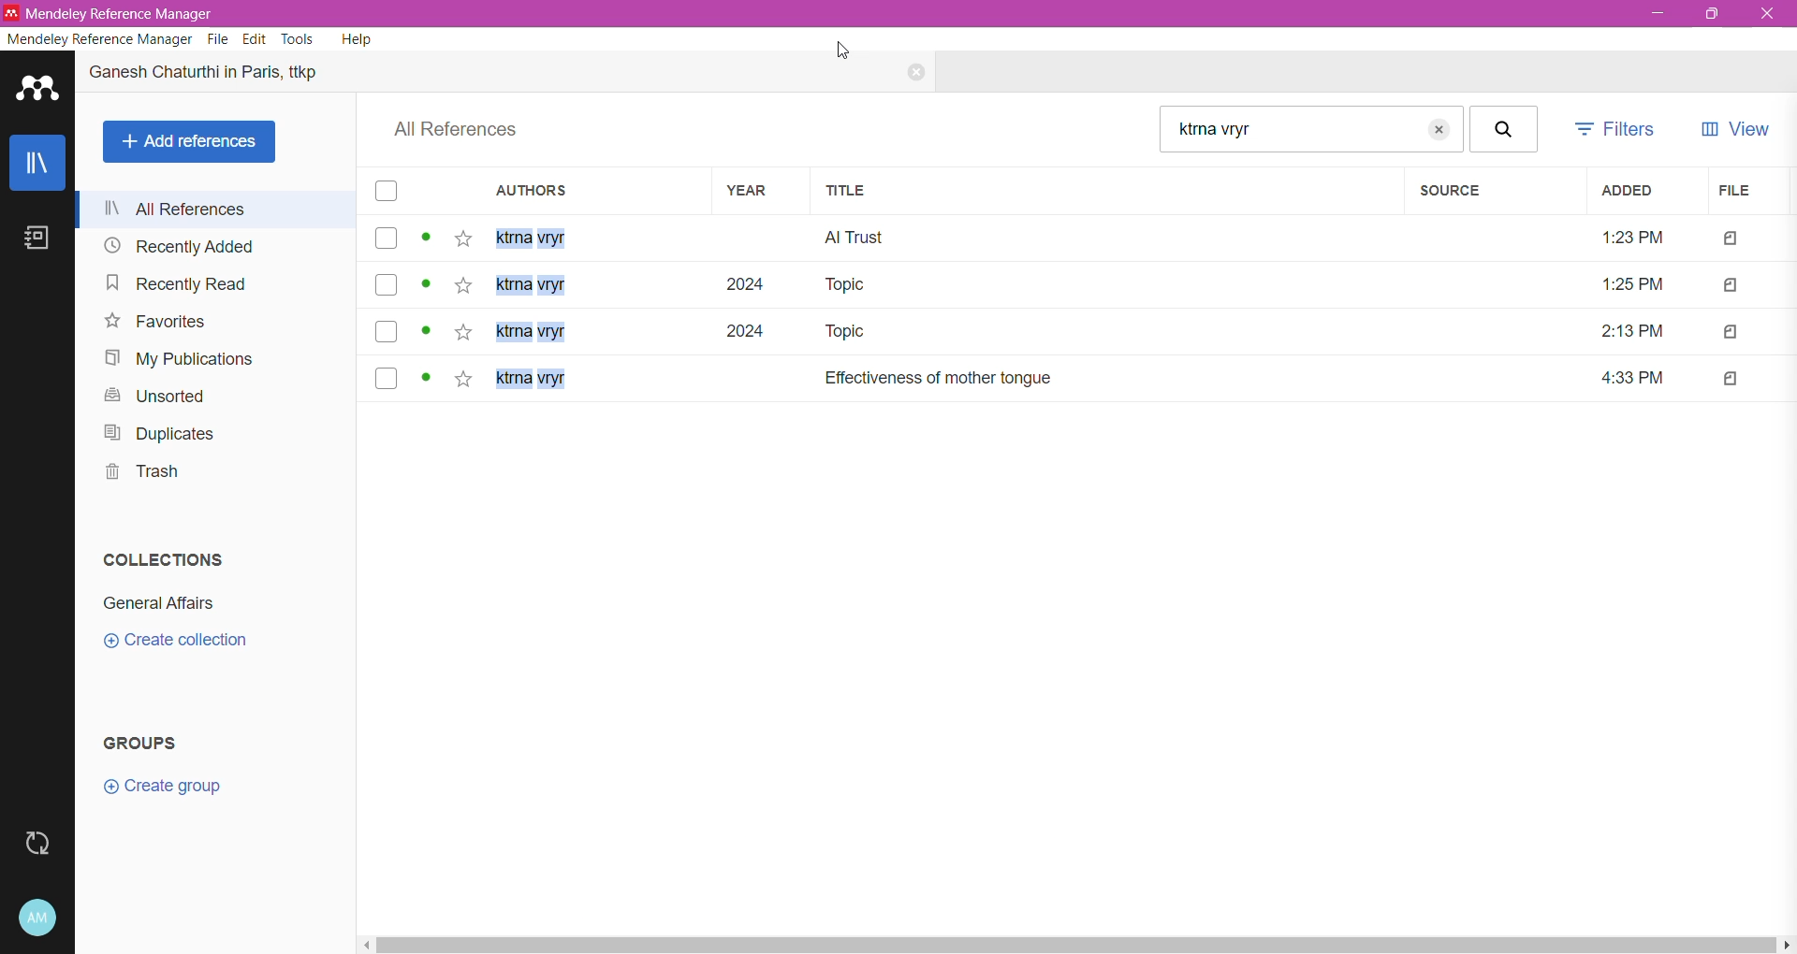 The image size is (1797, 954). I want to click on select reference , so click(386, 285).